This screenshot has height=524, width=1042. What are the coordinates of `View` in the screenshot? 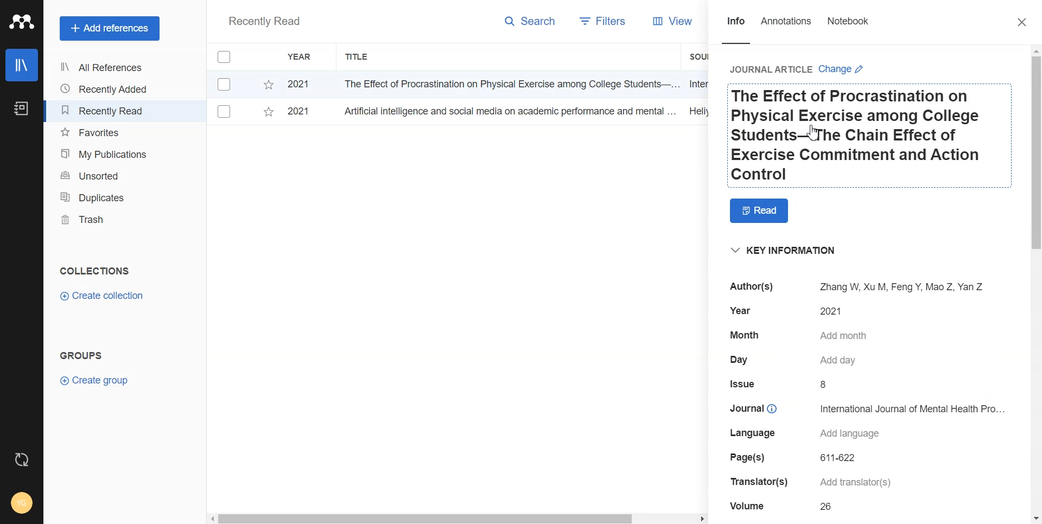 It's located at (673, 22).